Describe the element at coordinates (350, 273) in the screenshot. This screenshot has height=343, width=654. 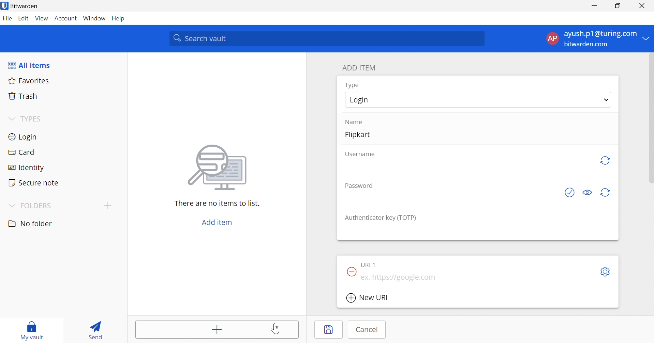
I see `` at that location.